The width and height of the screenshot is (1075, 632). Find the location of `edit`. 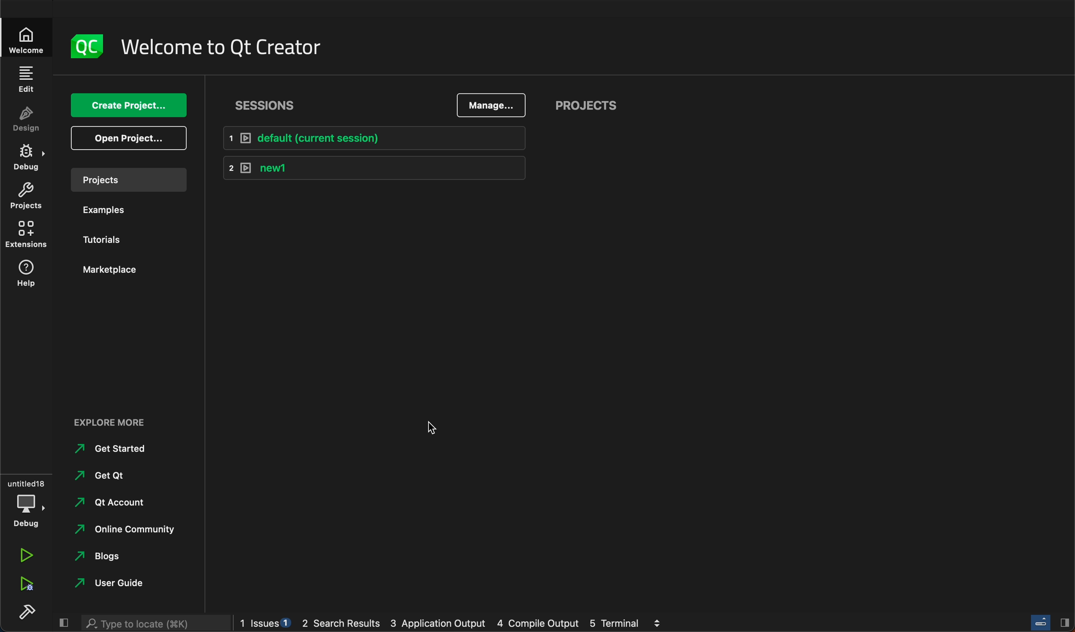

edit is located at coordinates (27, 79).